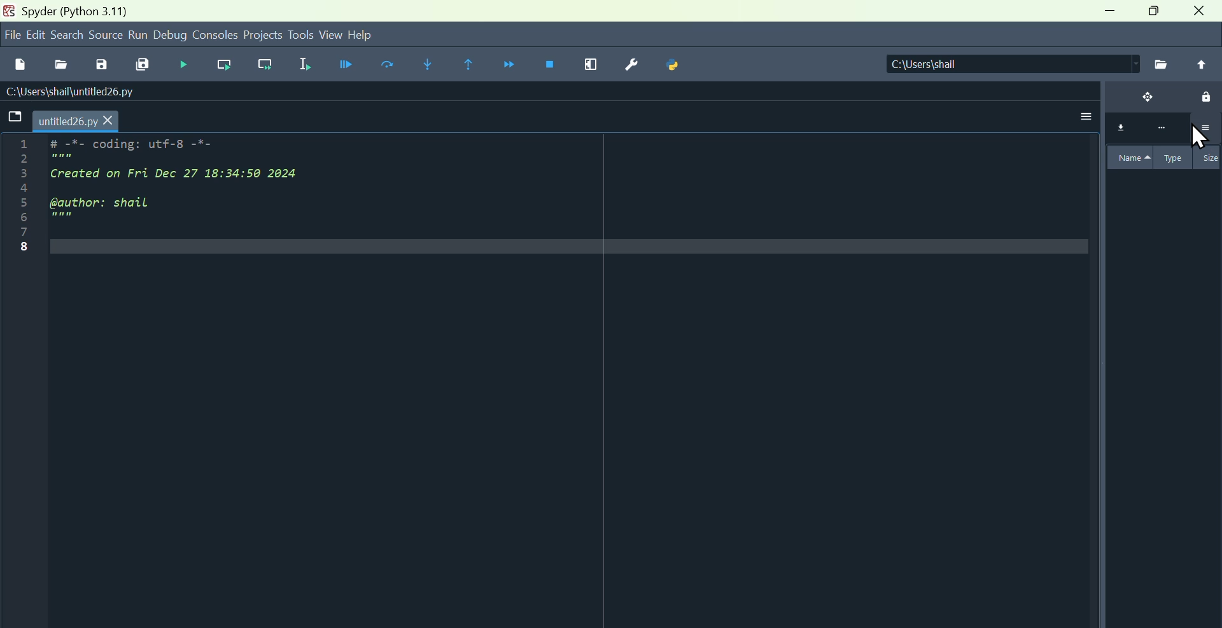 The width and height of the screenshot is (1222, 628). Describe the element at coordinates (267, 65) in the screenshot. I see `Run current line and go to the next one` at that location.